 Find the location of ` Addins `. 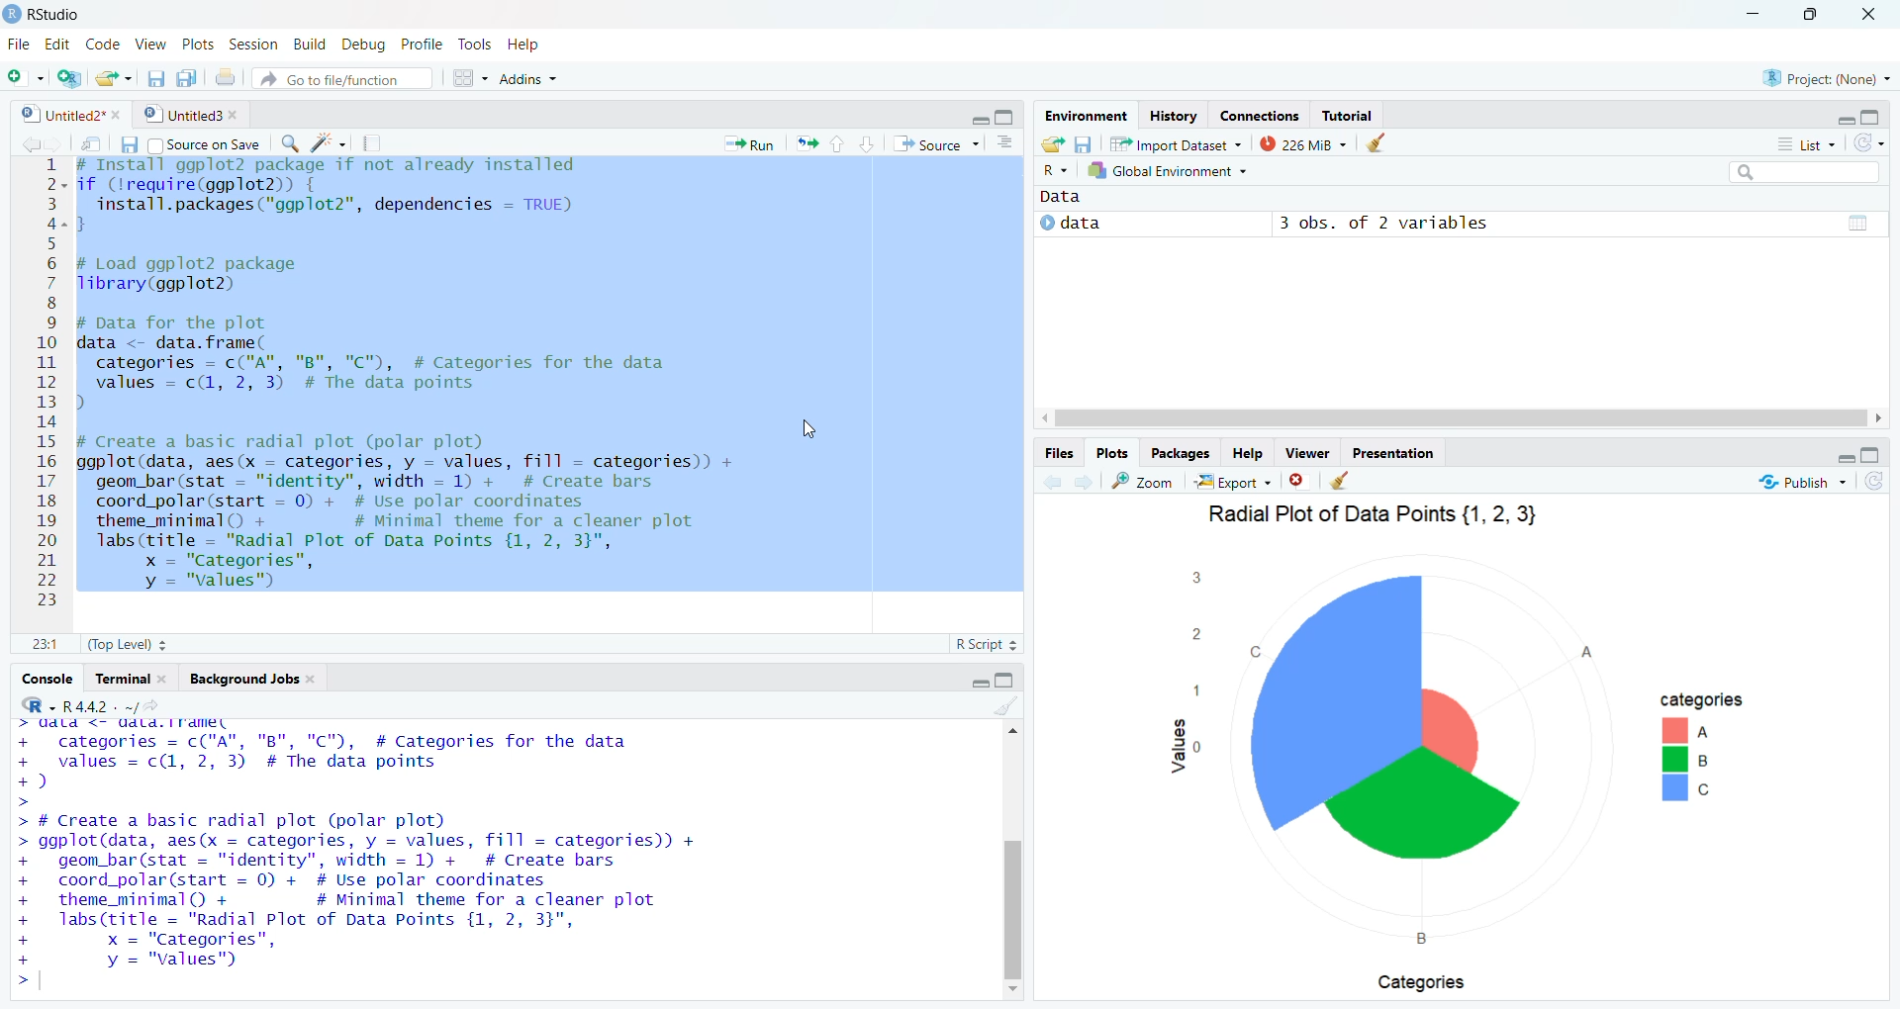

 Addins  is located at coordinates (530, 77).